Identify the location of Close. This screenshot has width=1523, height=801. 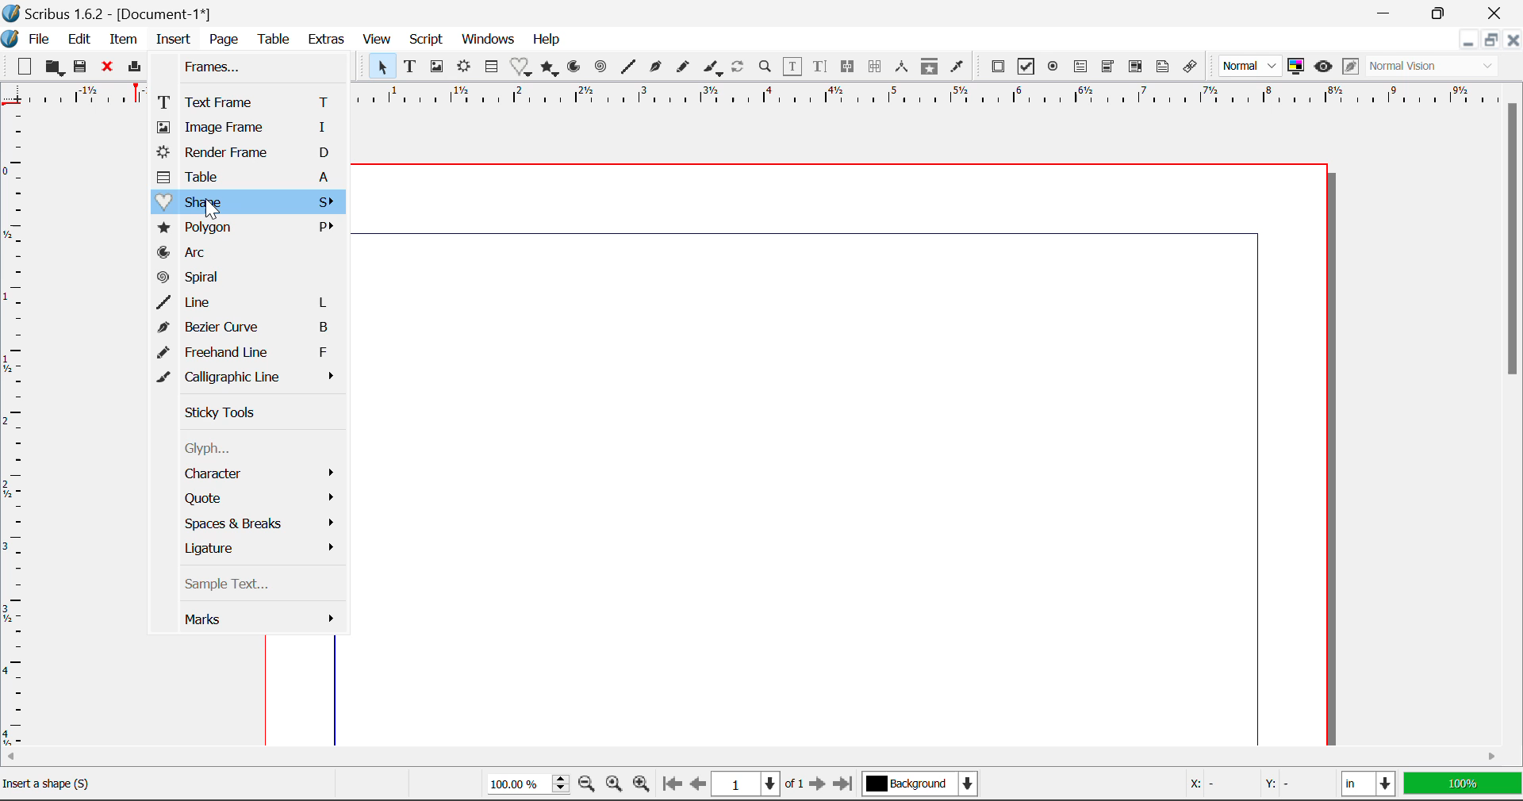
(1513, 42).